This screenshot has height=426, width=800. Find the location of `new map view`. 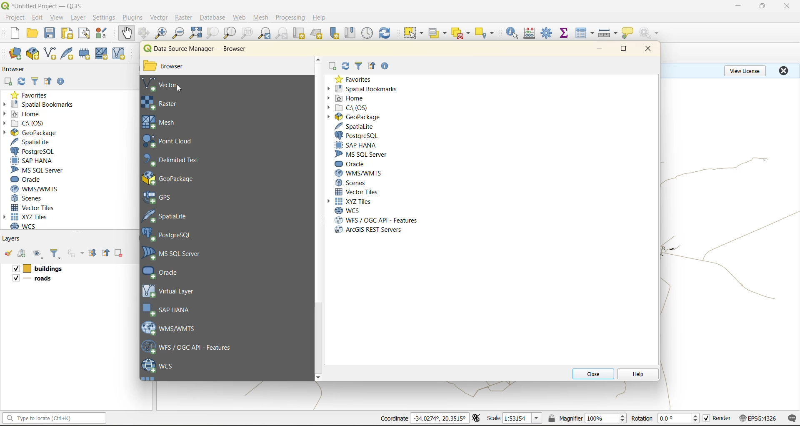

new map view is located at coordinates (300, 35).